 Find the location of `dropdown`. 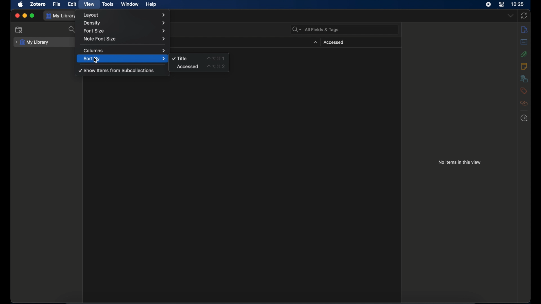

dropdown is located at coordinates (510, 16).